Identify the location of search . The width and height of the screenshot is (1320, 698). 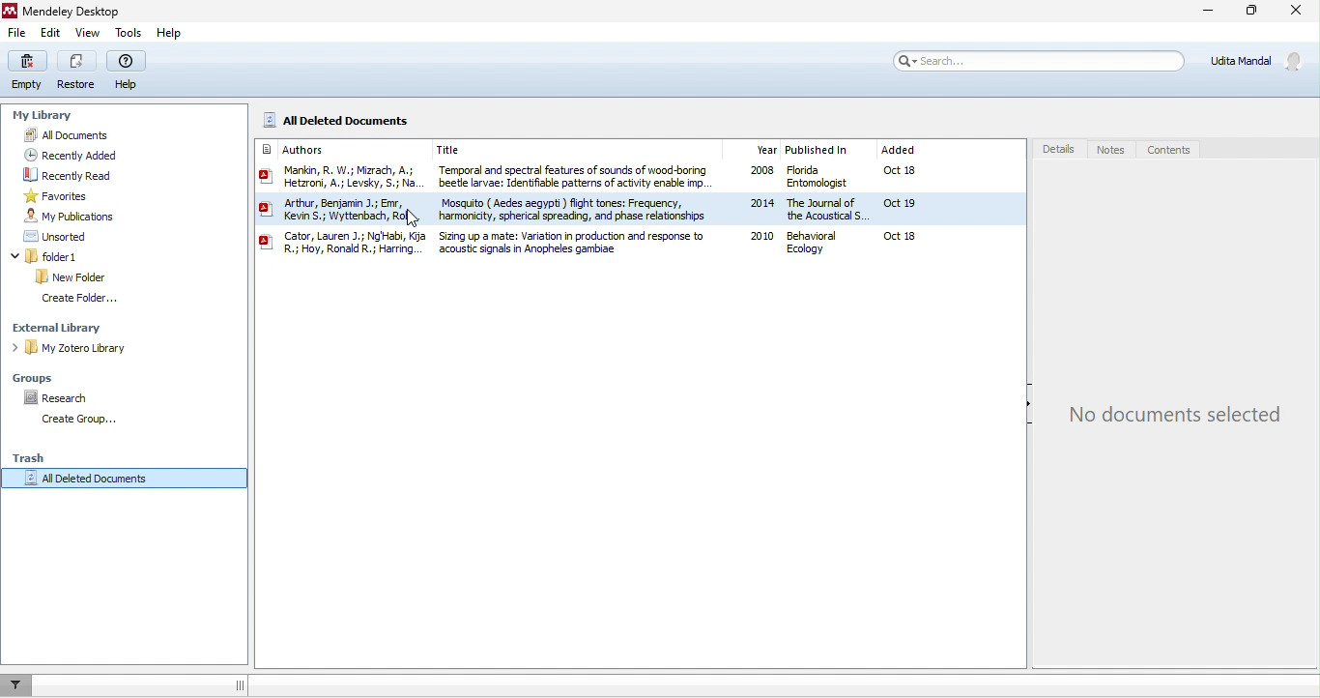
(1036, 60).